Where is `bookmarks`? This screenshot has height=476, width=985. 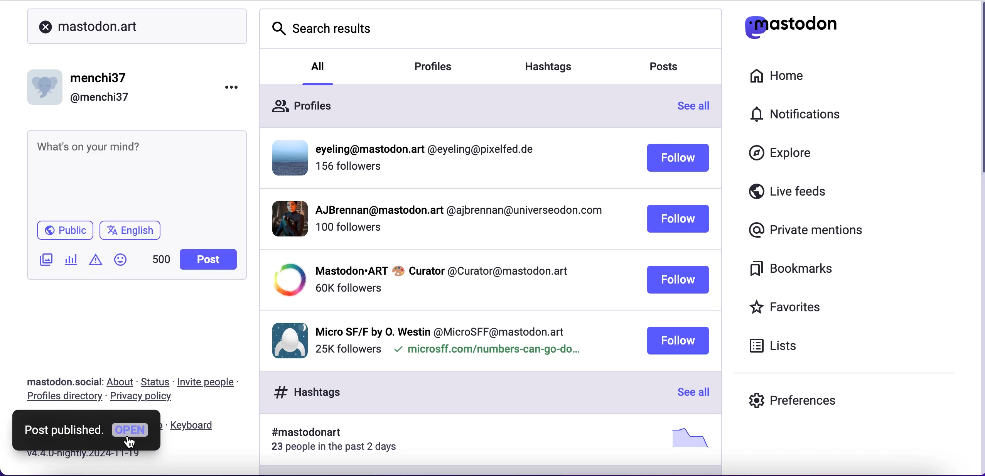
bookmarks is located at coordinates (797, 272).